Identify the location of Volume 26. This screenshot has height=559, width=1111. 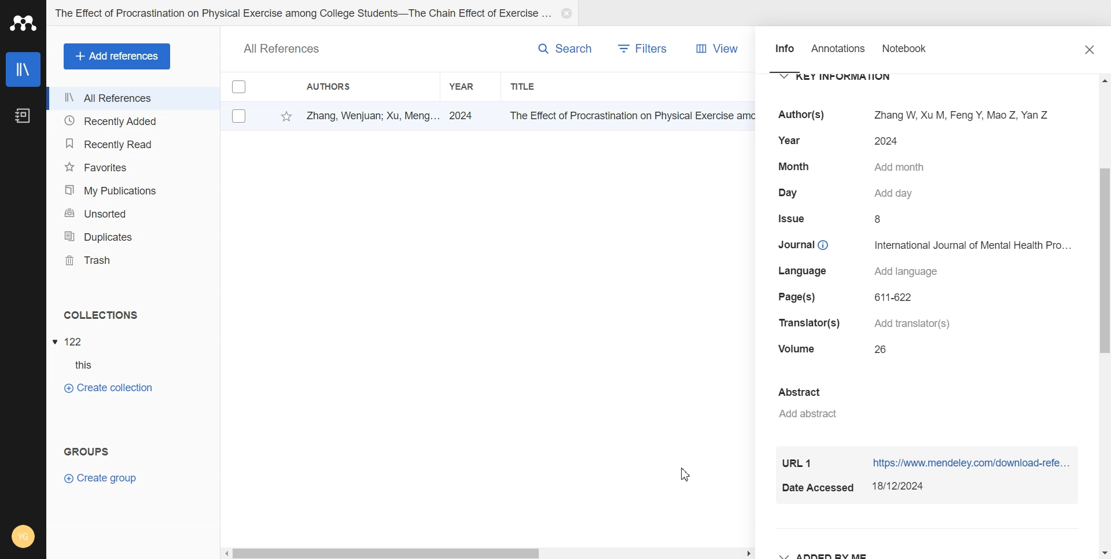
(837, 350).